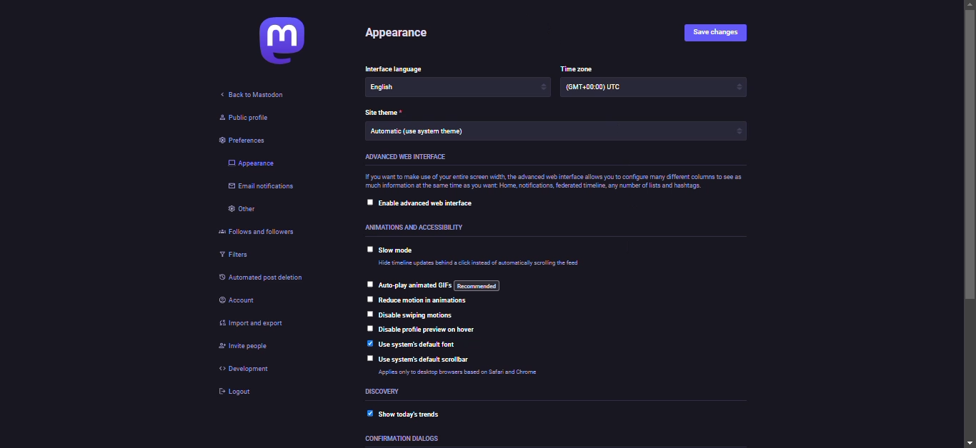 The image size is (976, 448). I want to click on click to select, so click(369, 284).